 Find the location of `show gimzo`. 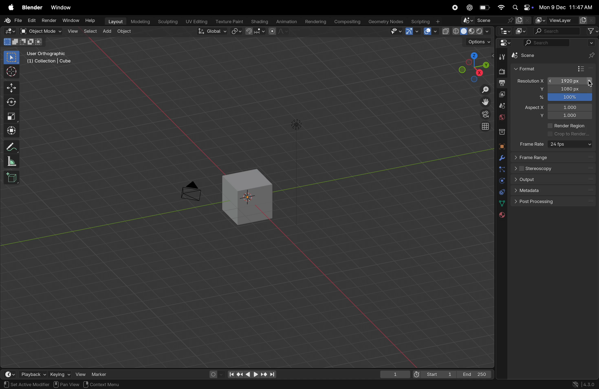

show gimzo is located at coordinates (411, 31).